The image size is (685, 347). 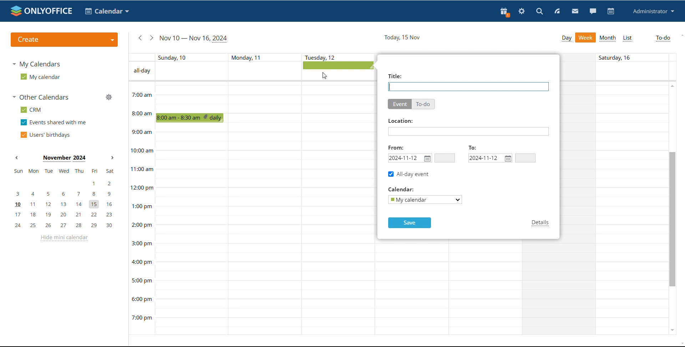 I want to click on add event name, so click(x=469, y=87).